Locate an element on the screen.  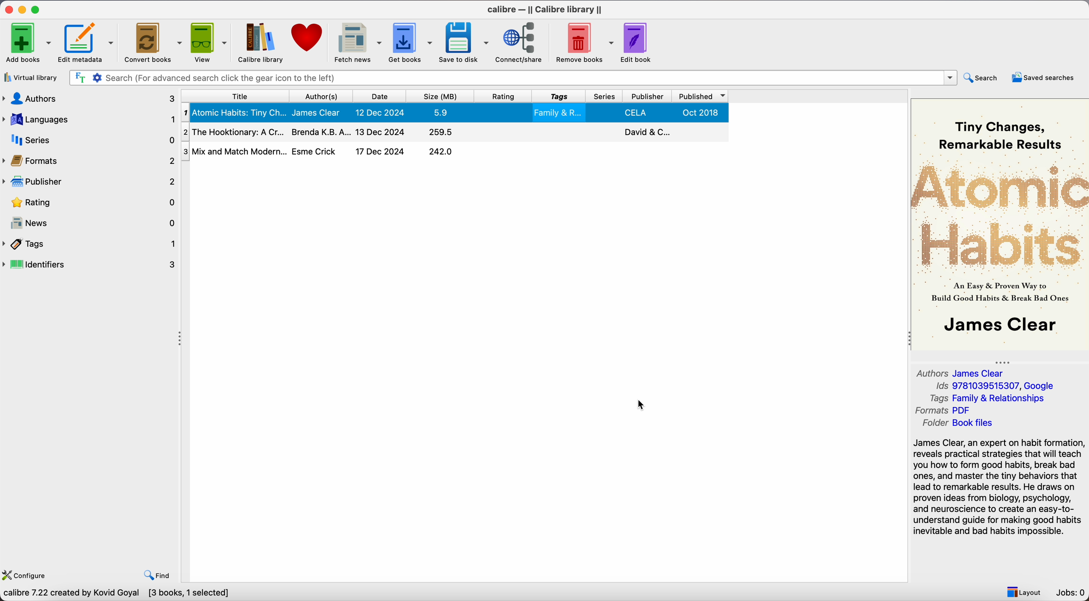
series is located at coordinates (88, 140).